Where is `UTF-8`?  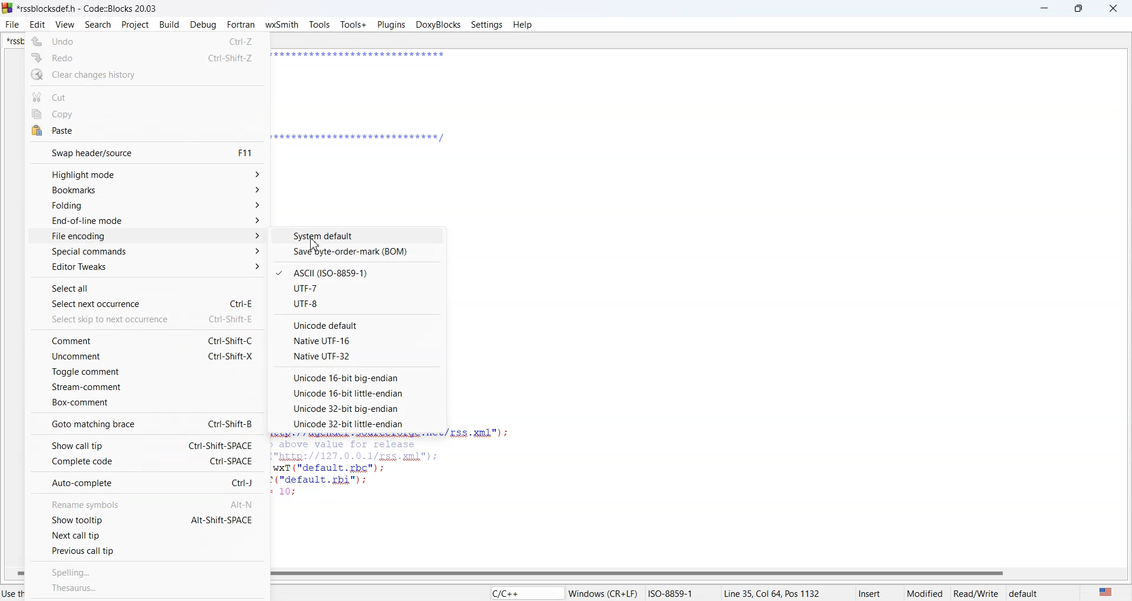 UTF-8 is located at coordinates (358, 304).